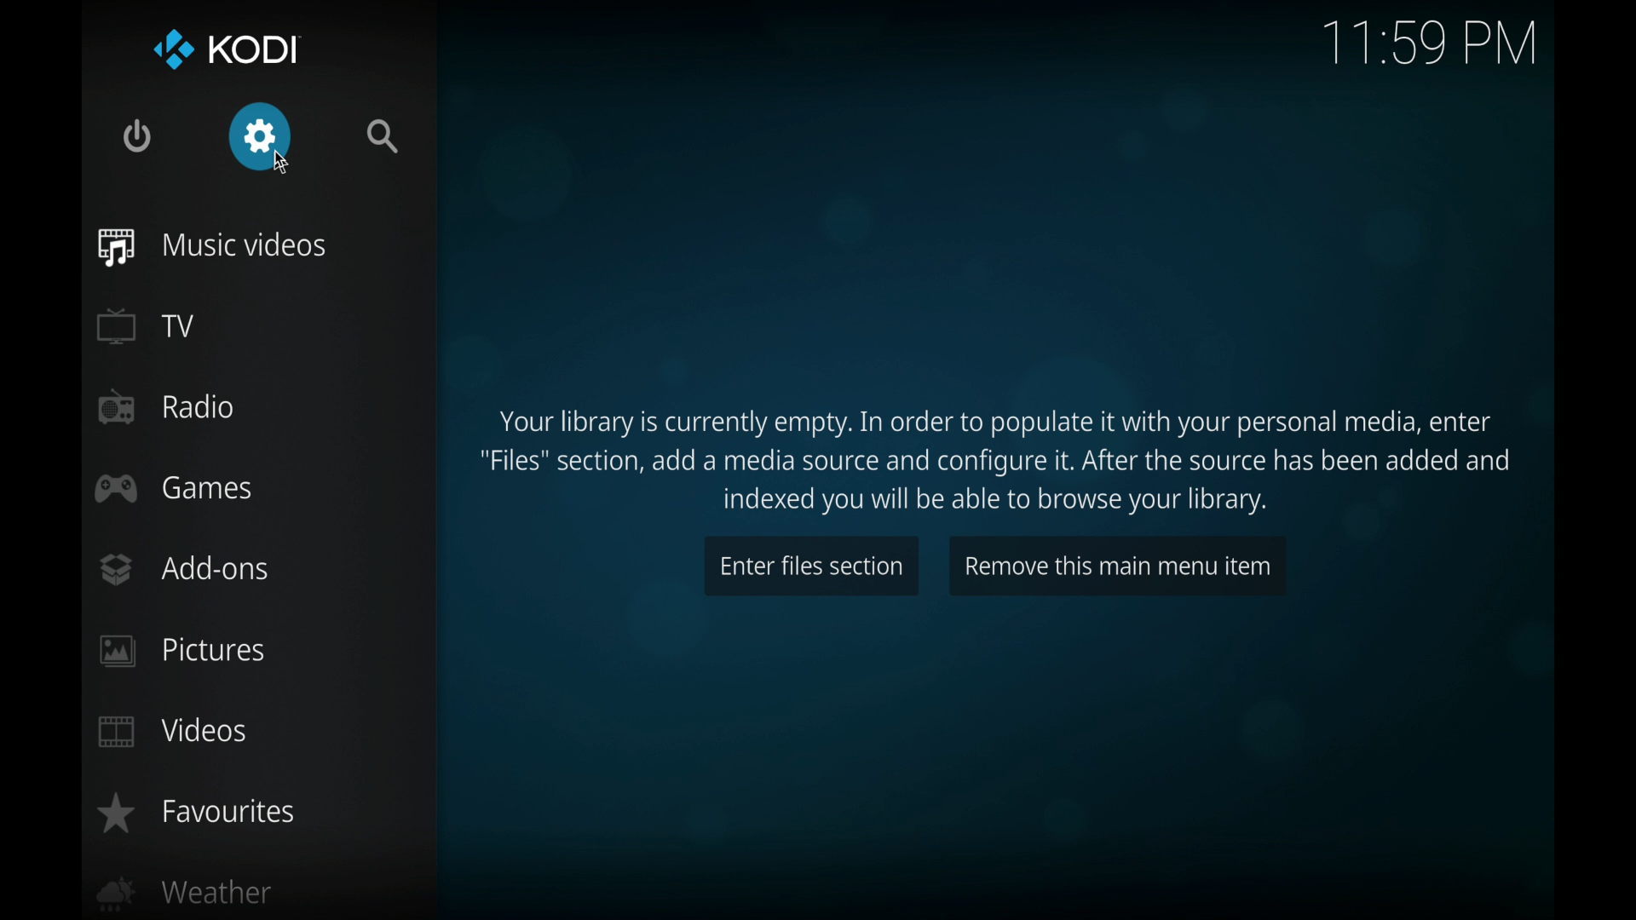  What do you see at coordinates (164, 407) in the screenshot?
I see `radio` at bounding box center [164, 407].